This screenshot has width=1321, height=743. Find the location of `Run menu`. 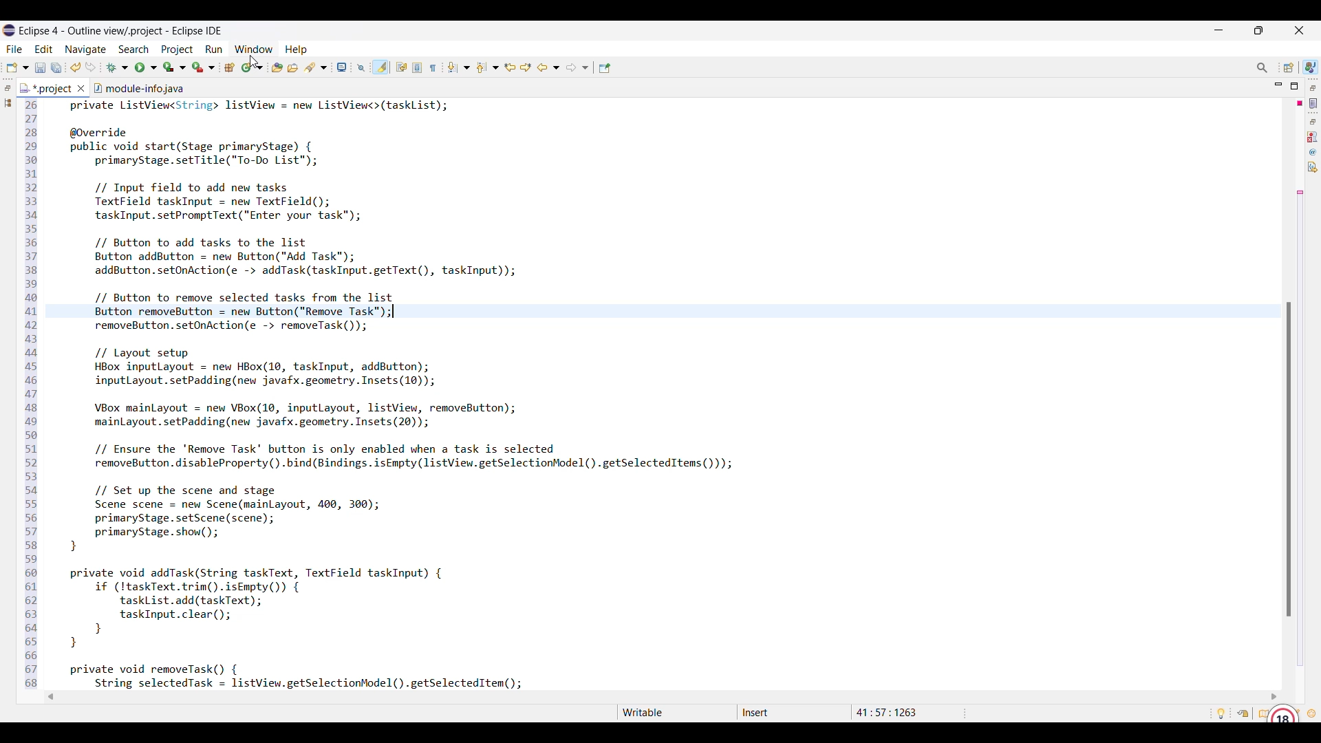

Run menu is located at coordinates (214, 50).